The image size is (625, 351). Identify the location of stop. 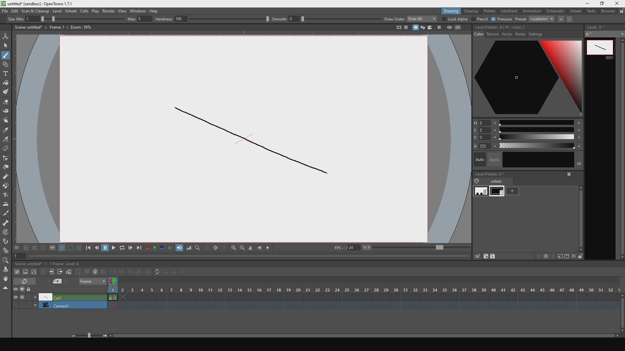
(270, 248).